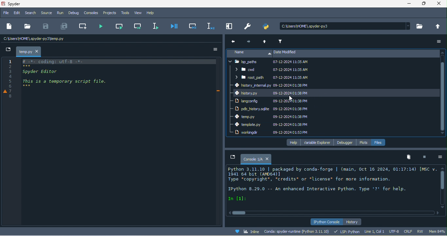 This screenshot has height=236, width=447. What do you see at coordinates (346, 143) in the screenshot?
I see `debugger` at bounding box center [346, 143].